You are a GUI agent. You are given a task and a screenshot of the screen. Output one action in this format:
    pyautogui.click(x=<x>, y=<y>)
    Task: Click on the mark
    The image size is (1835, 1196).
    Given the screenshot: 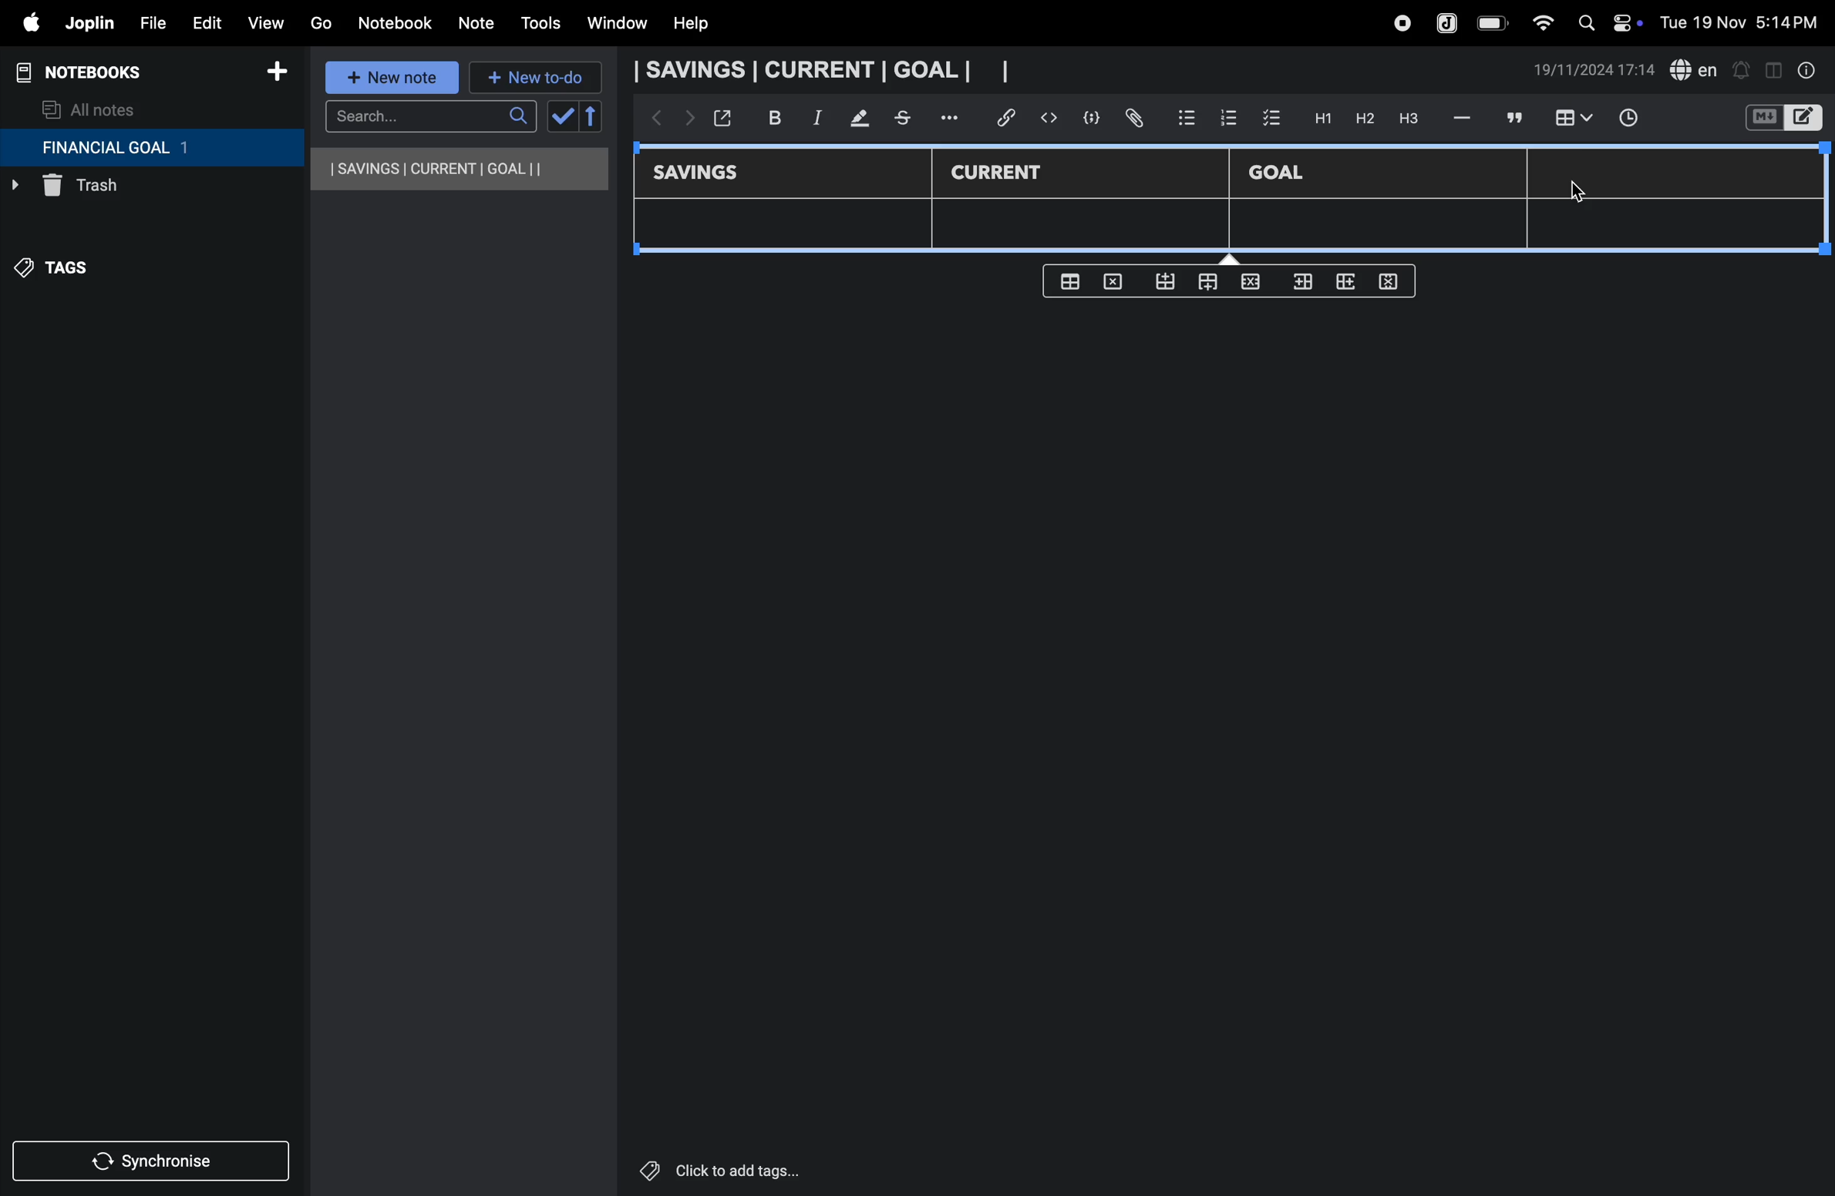 What is the action you would take?
    pyautogui.click(x=853, y=119)
    